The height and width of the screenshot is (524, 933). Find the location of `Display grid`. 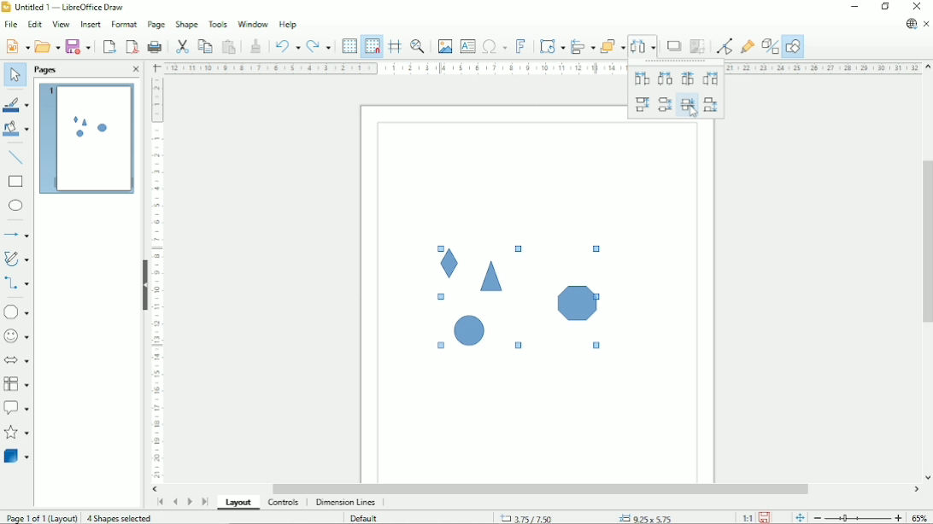

Display grid is located at coordinates (349, 46).